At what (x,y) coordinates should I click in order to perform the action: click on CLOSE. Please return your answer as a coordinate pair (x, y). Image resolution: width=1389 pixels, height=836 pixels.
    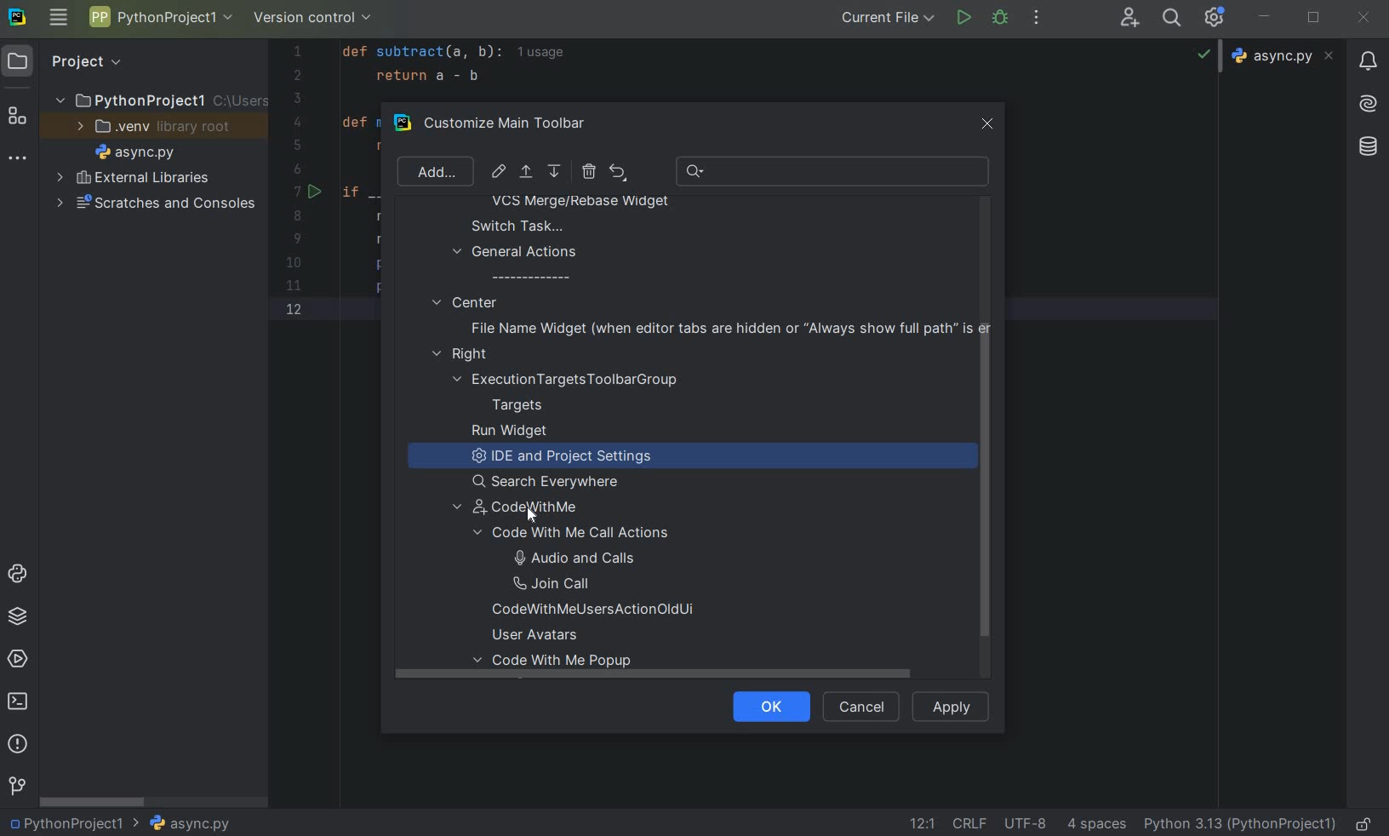
    Looking at the image, I should click on (1363, 19).